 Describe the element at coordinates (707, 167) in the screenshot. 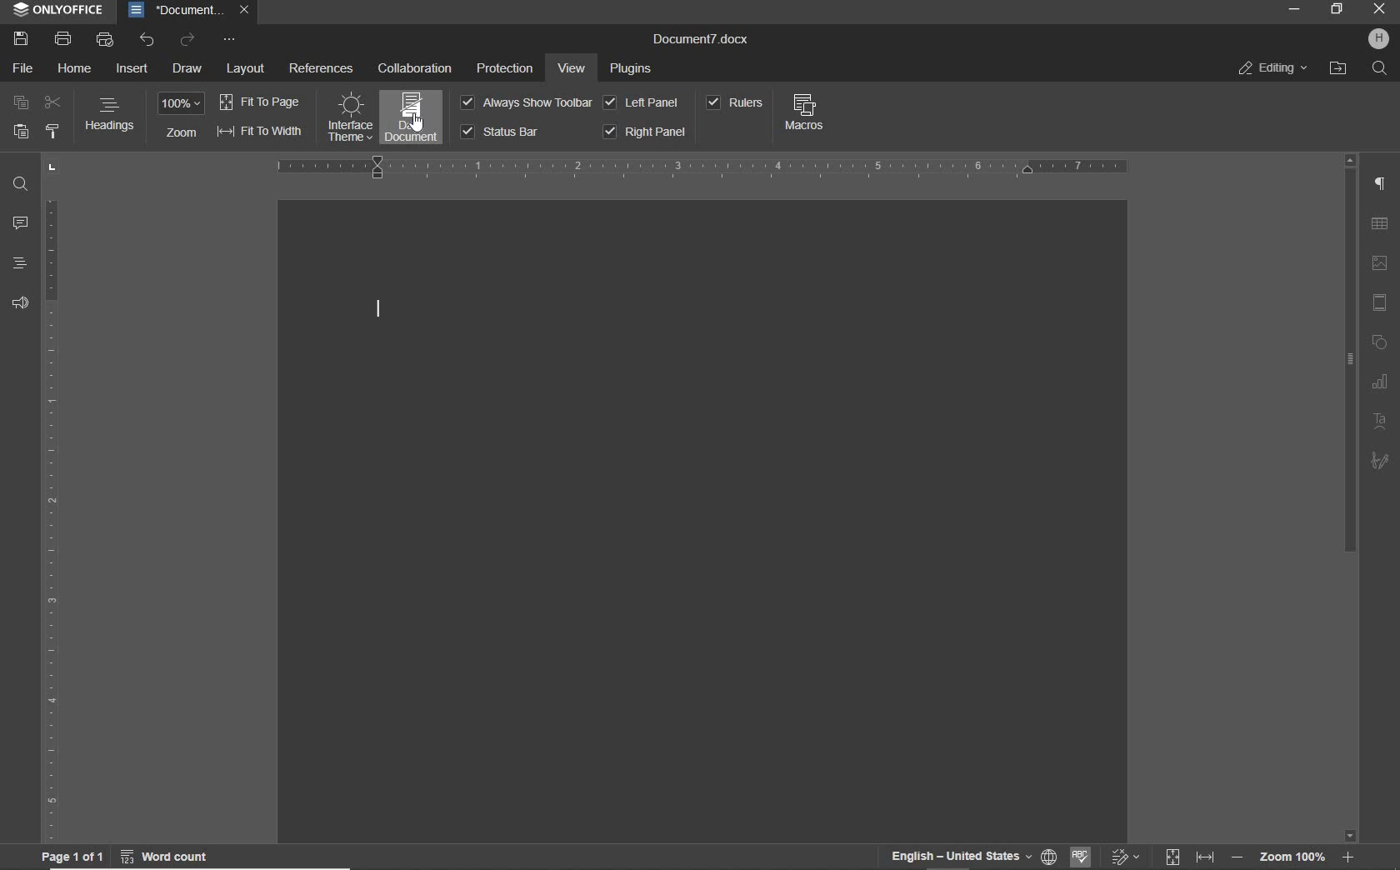

I see `RULER` at that location.